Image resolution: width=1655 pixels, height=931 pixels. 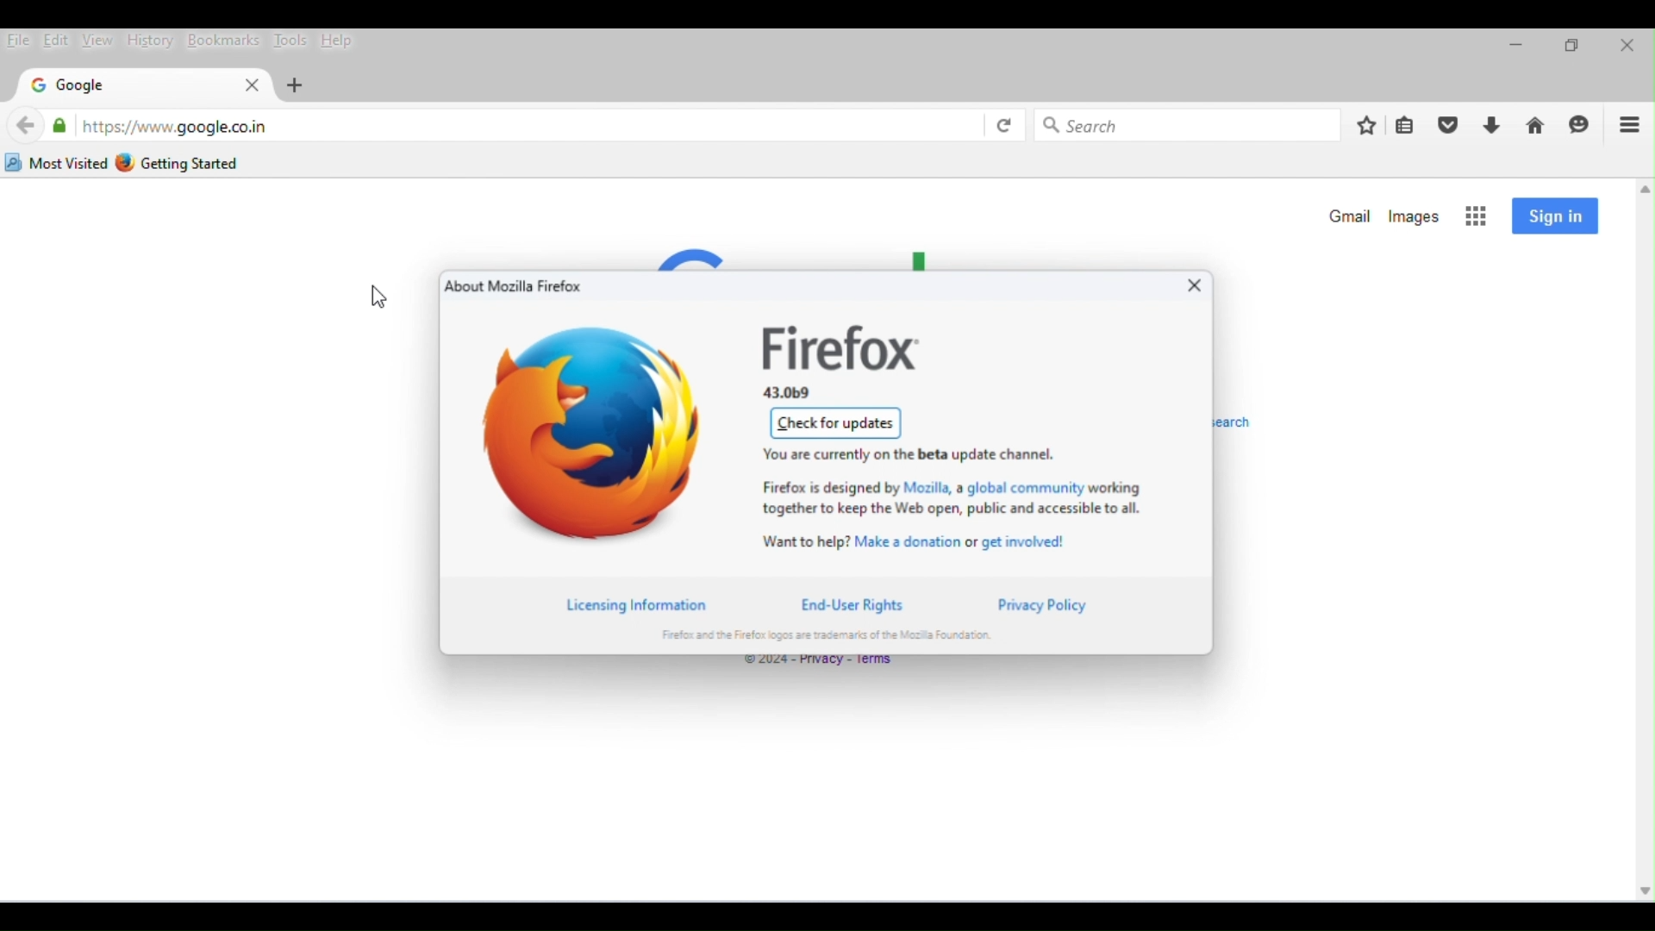 What do you see at coordinates (343, 42) in the screenshot?
I see `help` at bounding box center [343, 42].